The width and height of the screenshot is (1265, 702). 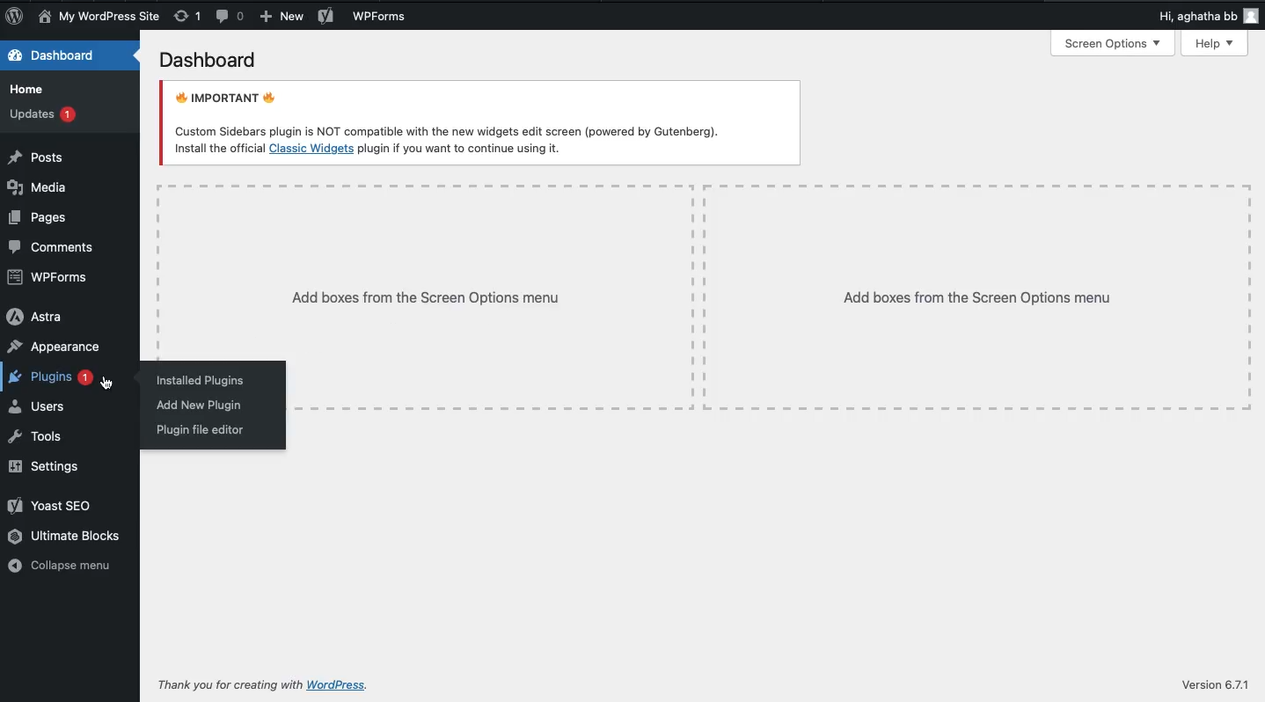 What do you see at coordinates (34, 318) in the screenshot?
I see `Astra` at bounding box center [34, 318].